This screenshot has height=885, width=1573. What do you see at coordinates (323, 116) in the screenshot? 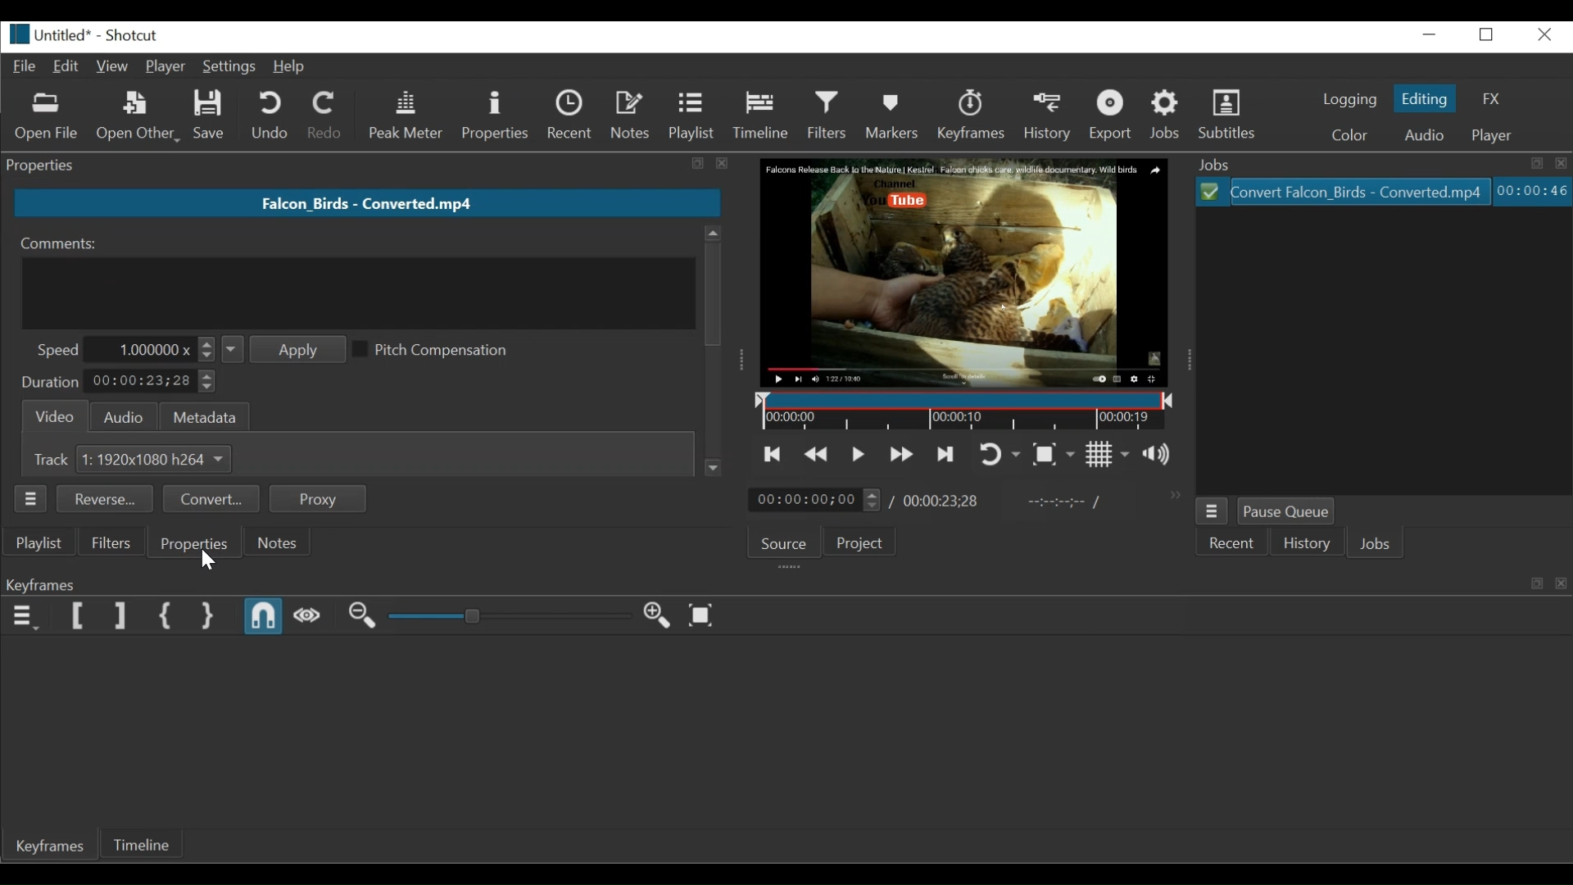
I see `Redo` at bounding box center [323, 116].